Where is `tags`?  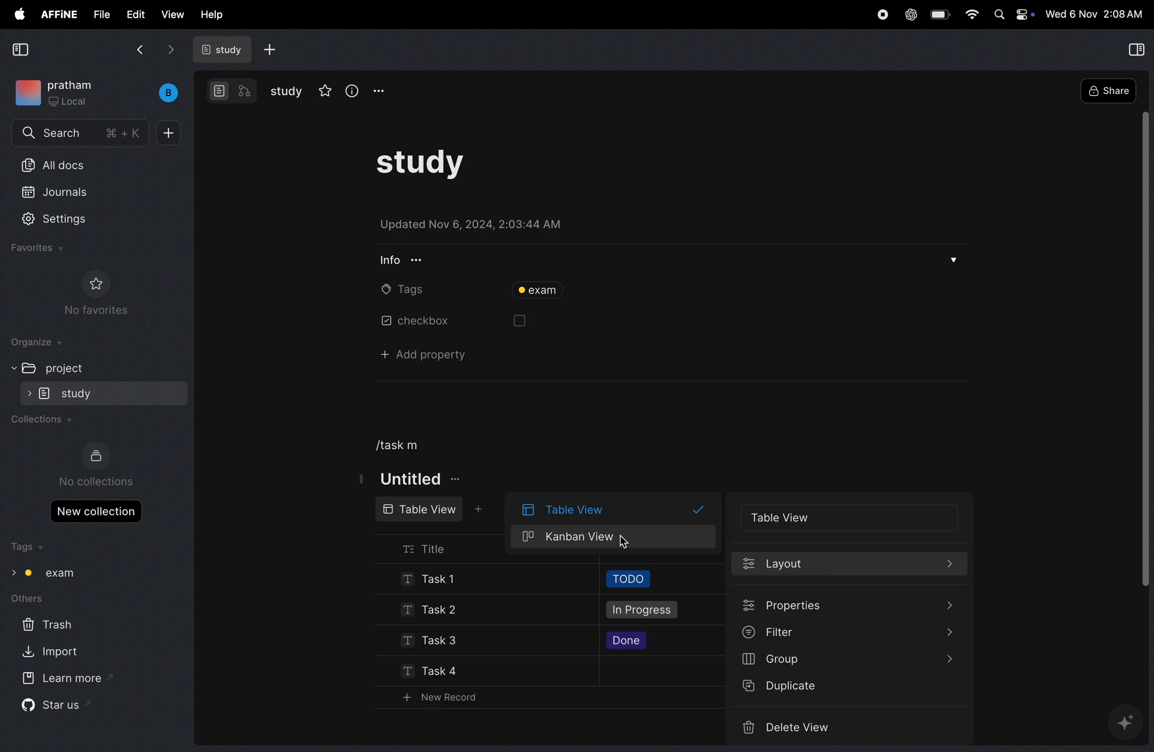
tags is located at coordinates (395, 290).